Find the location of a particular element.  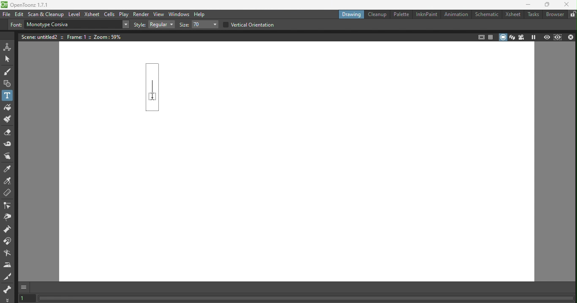

Blender tool is located at coordinates (9, 252).